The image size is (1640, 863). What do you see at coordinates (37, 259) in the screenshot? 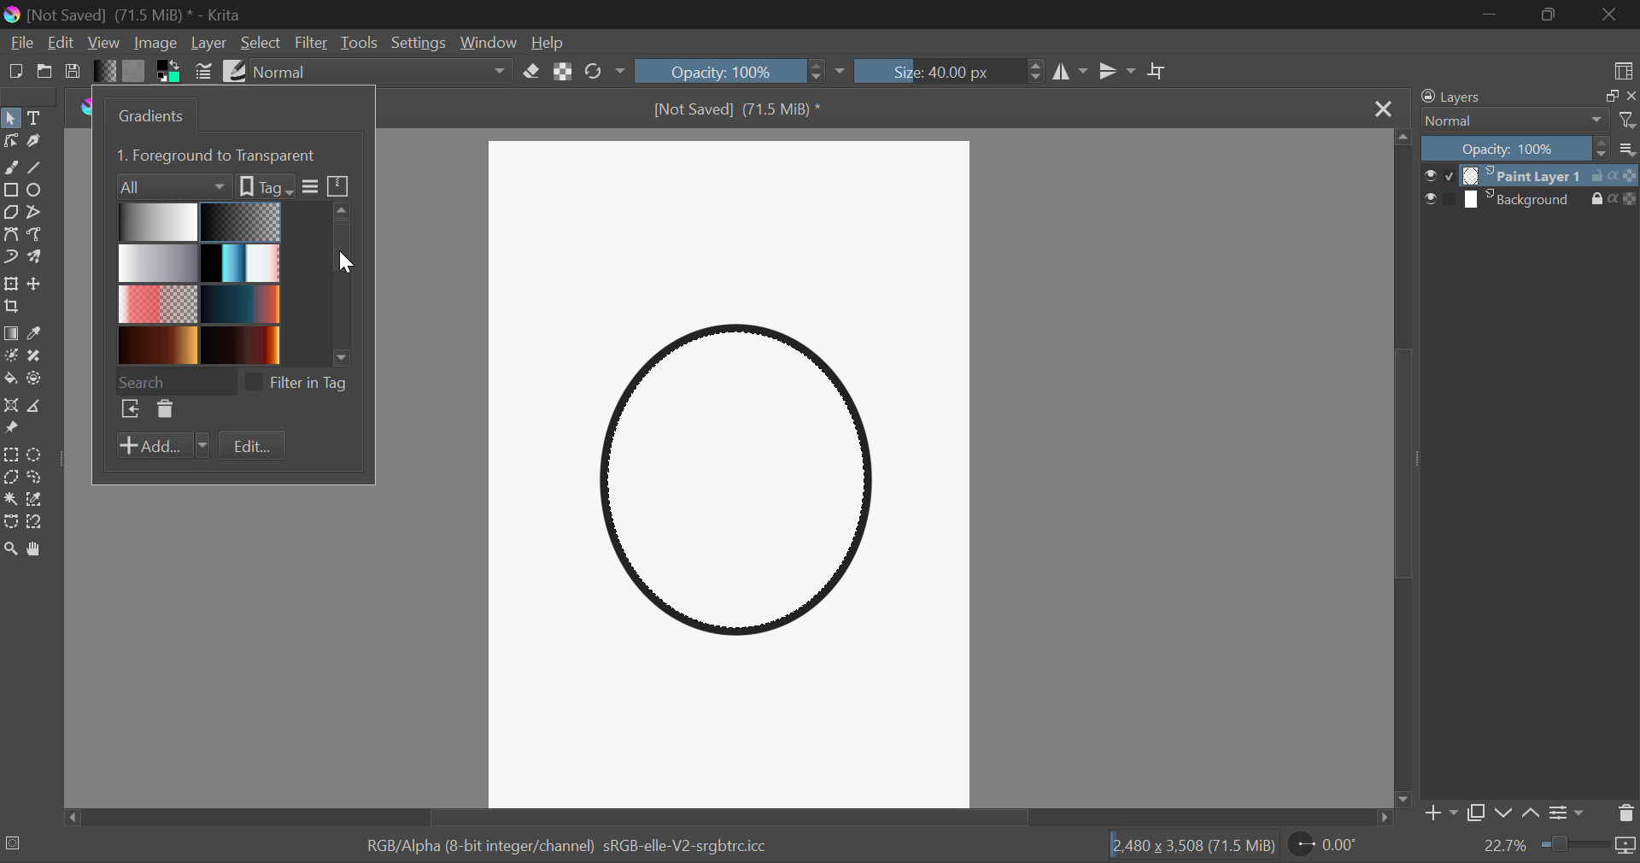
I see `Multibrush` at bounding box center [37, 259].